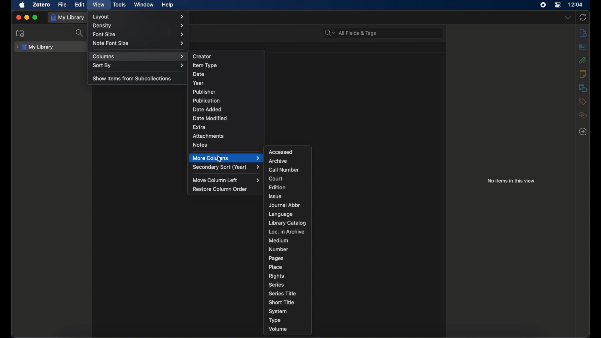 The height and width of the screenshot is (338, 601). I want to click on language, so click(282, 214).